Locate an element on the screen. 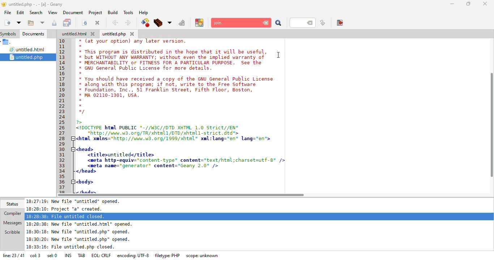 The height and width of the screenshot is (260, 494). 13 is located at coordinates (62, 57).